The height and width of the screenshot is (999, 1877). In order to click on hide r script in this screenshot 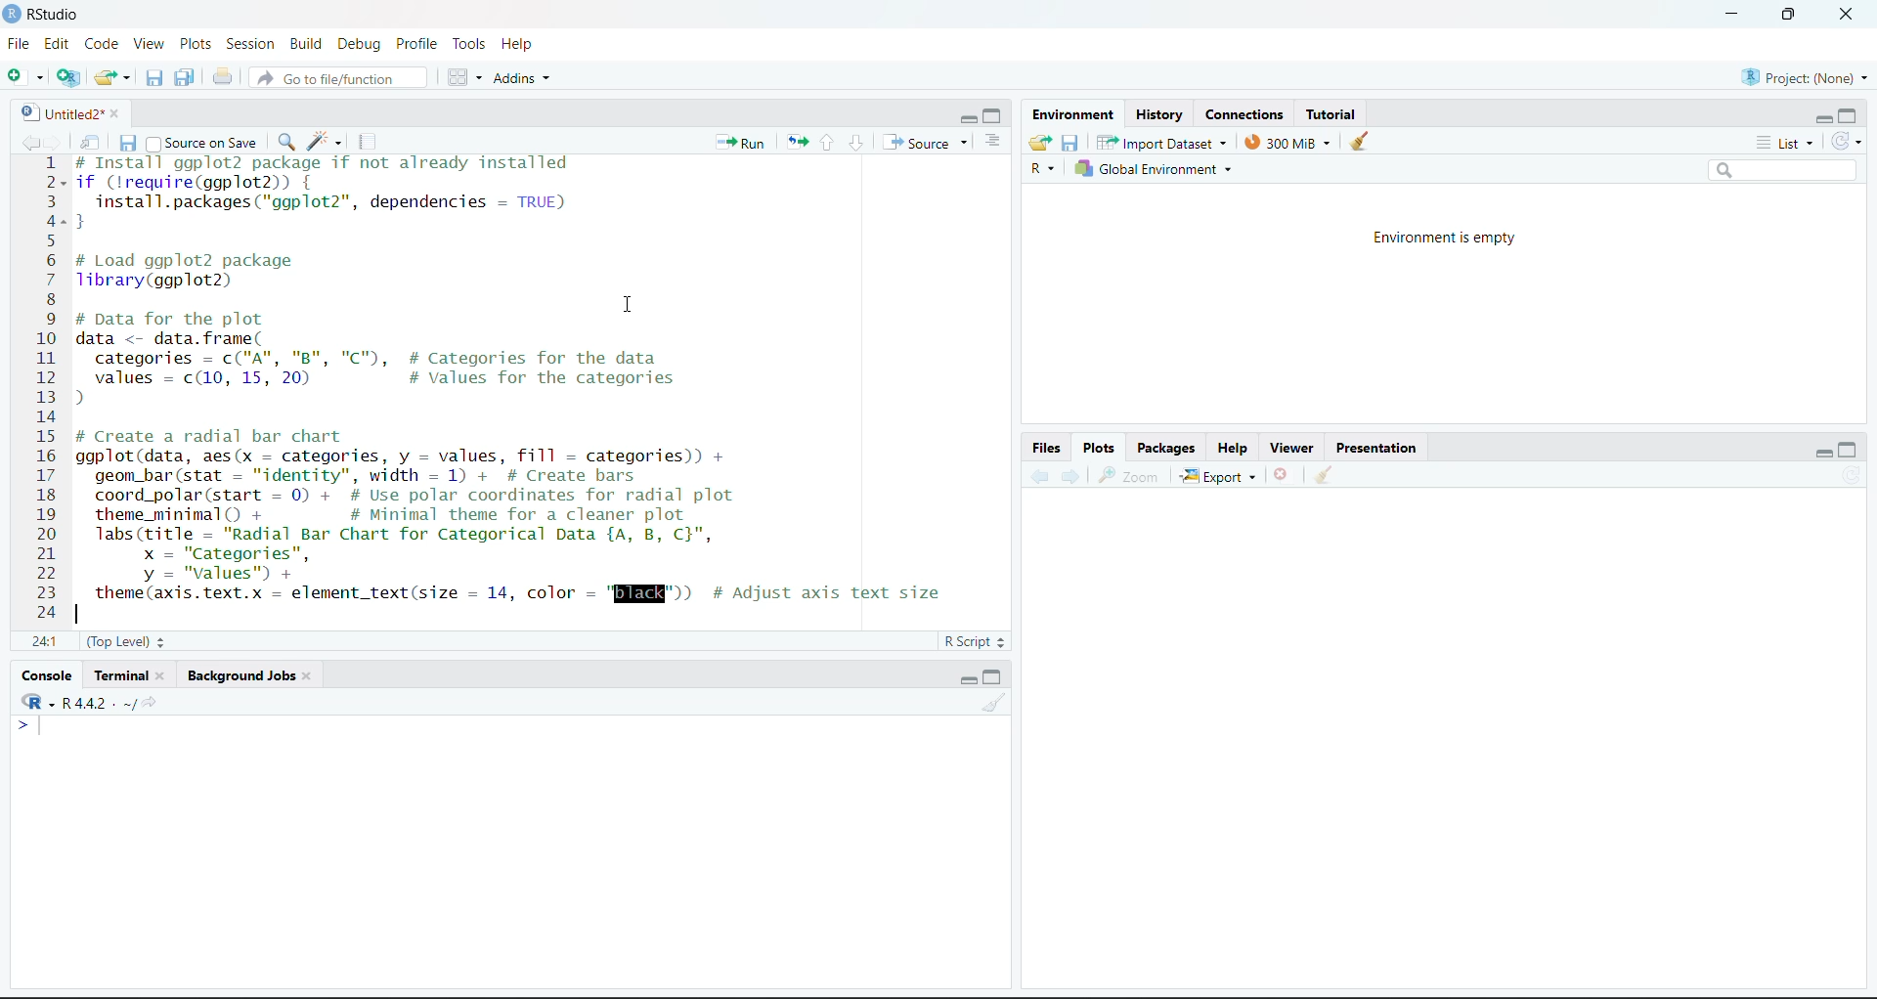, I will do `click(1823, 450)`.